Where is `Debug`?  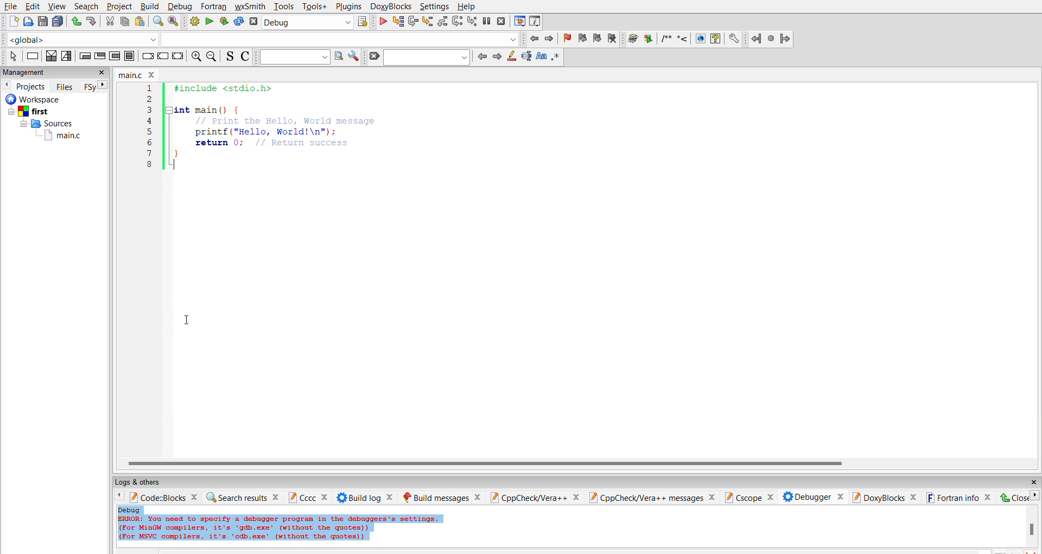 Debug is located at coordinates (309, 22).